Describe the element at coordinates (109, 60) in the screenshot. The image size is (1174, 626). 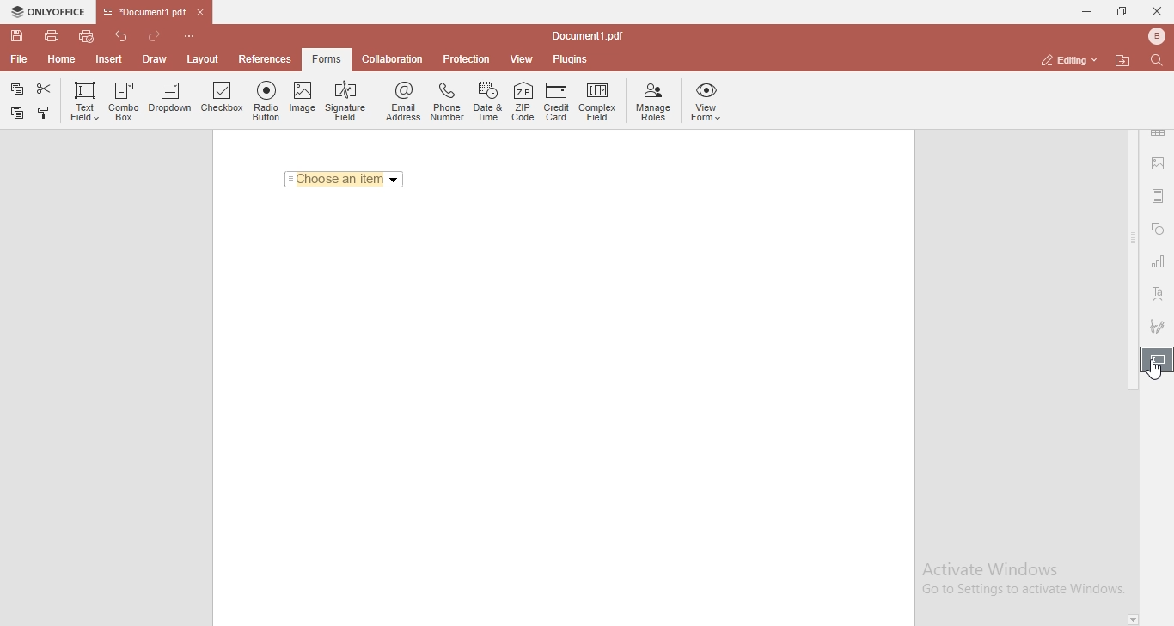
I see `Insert` at that location.